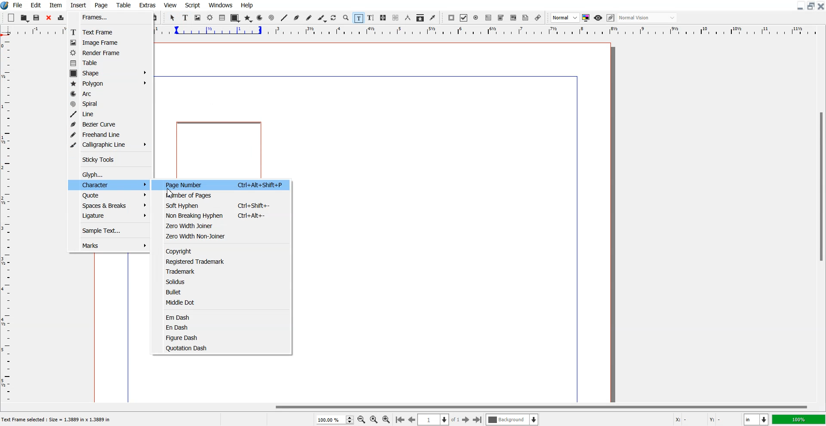  I want to click on Select Image Preview quality, so click(565, 18).